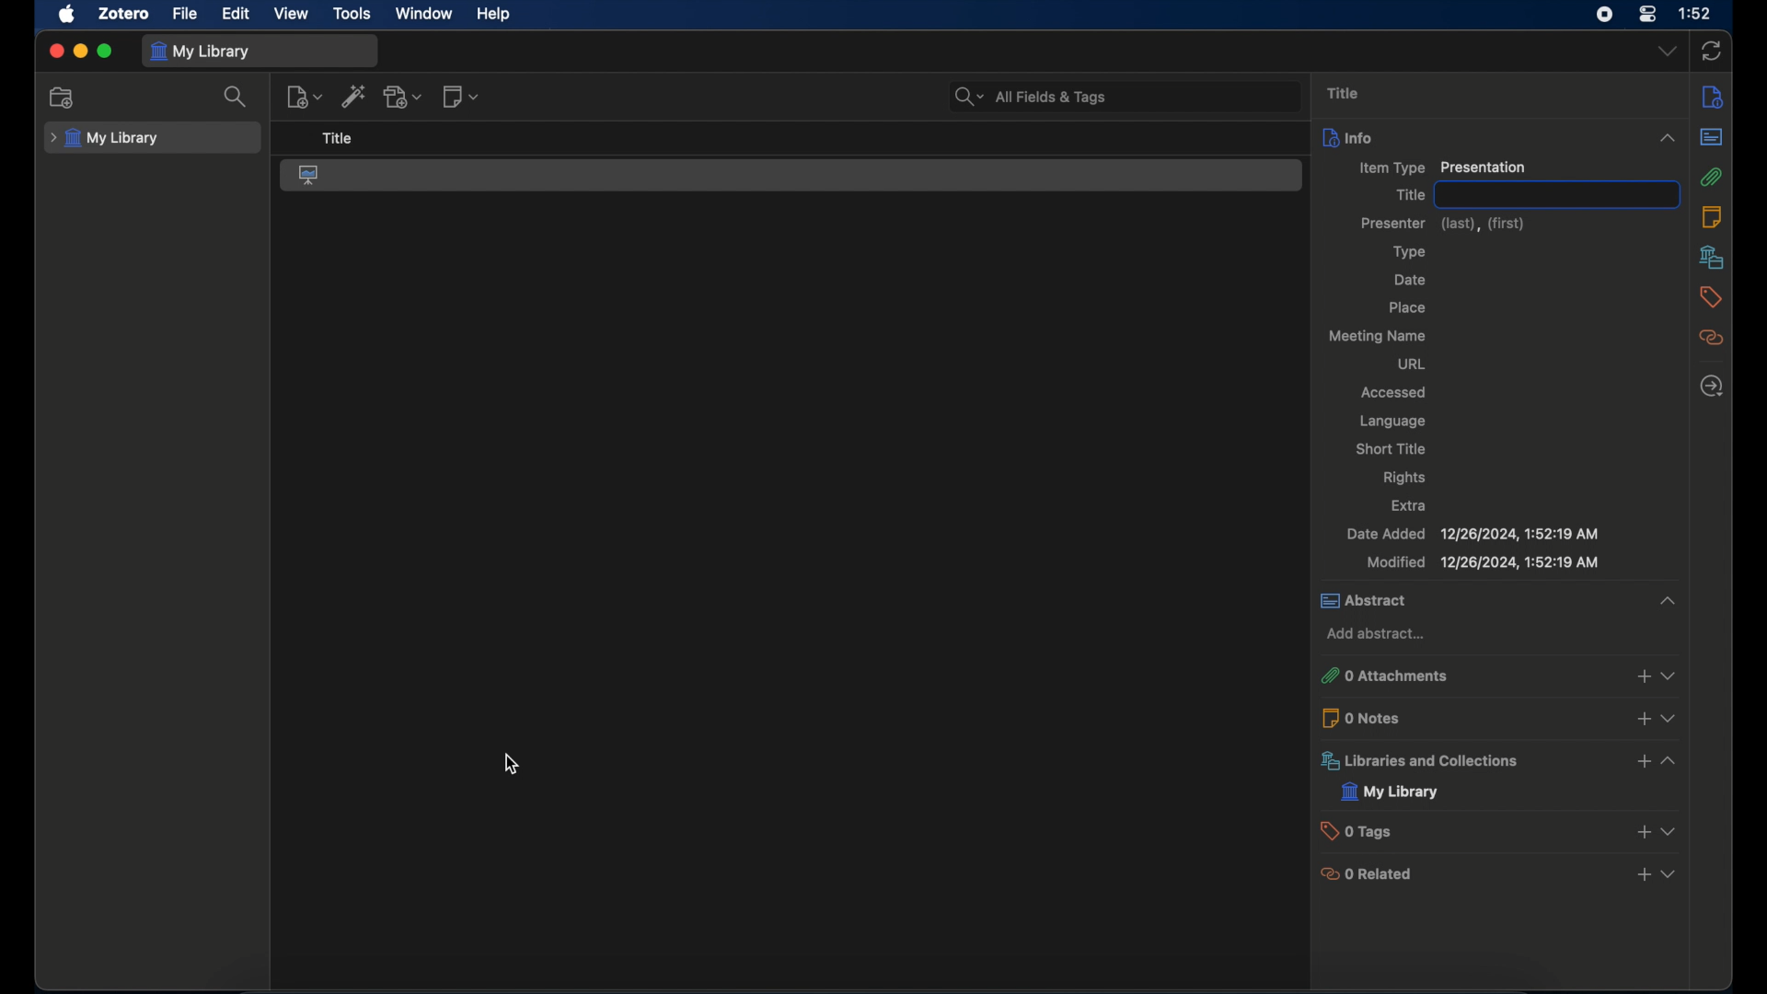 The width and height of the screenshot is (1767, 994). What do you see at coordinates (1440, 168) in the screenshot?
I see `item type presentation` at bounding box center [1440, 168].